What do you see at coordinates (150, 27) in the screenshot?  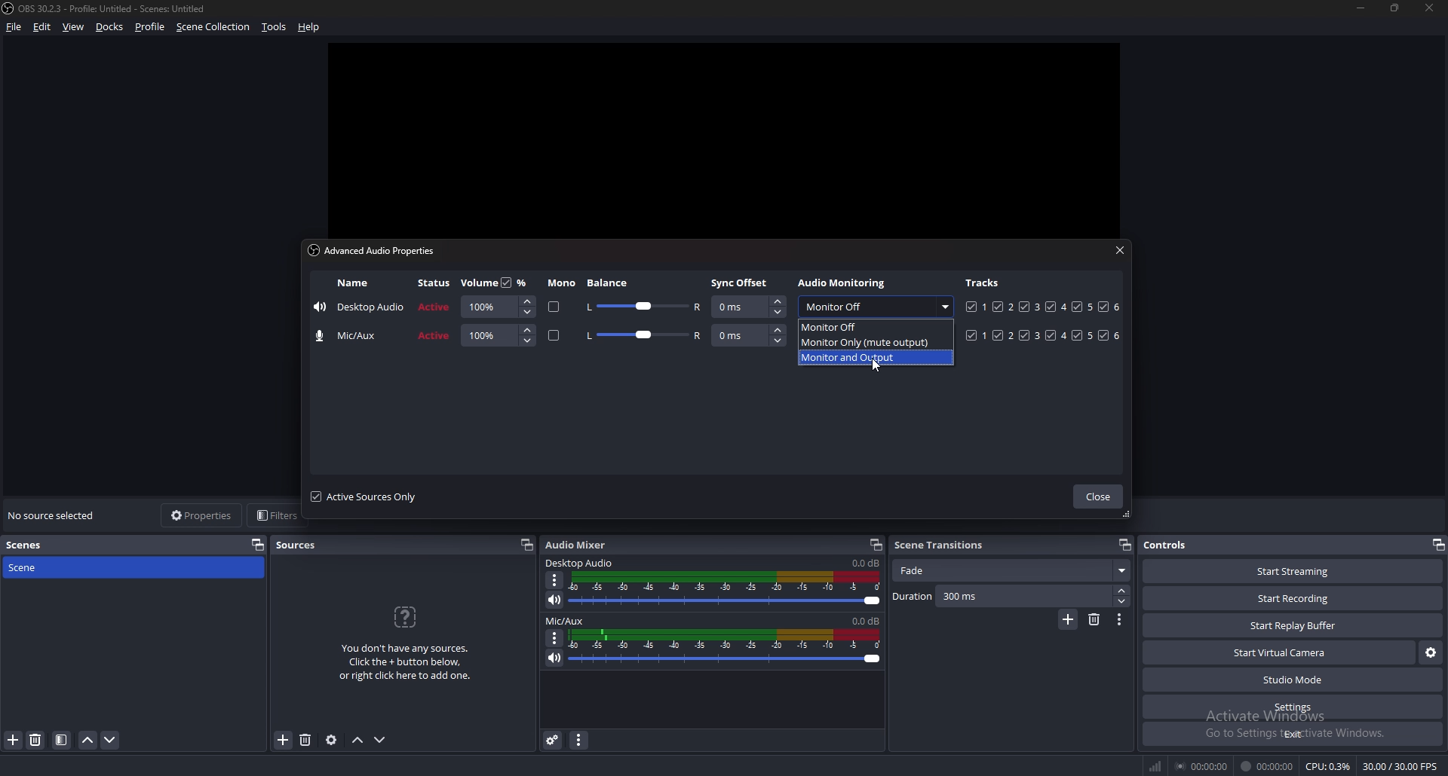 I see `profile` at bounding box center [150, 27].